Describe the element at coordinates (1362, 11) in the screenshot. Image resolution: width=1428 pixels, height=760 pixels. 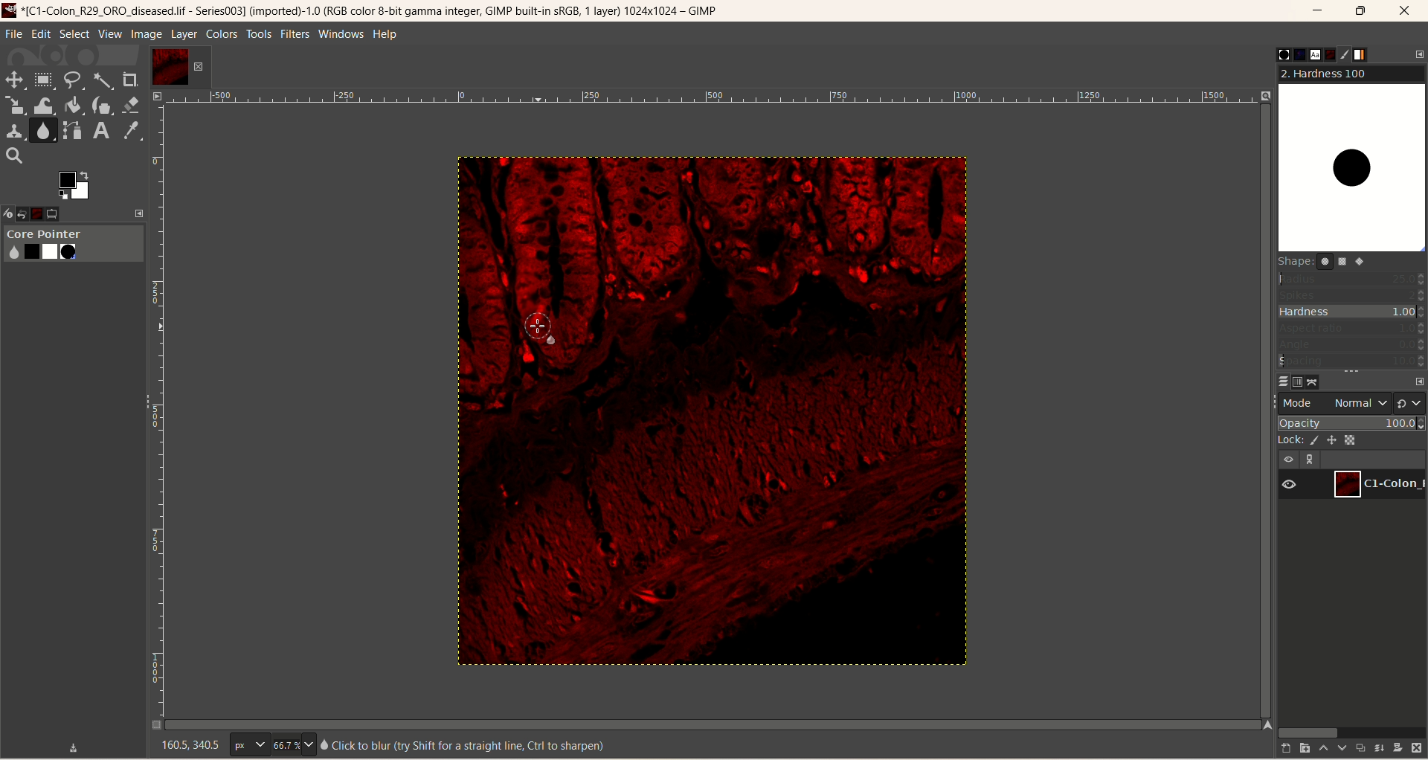
I see `maximize` at that location.